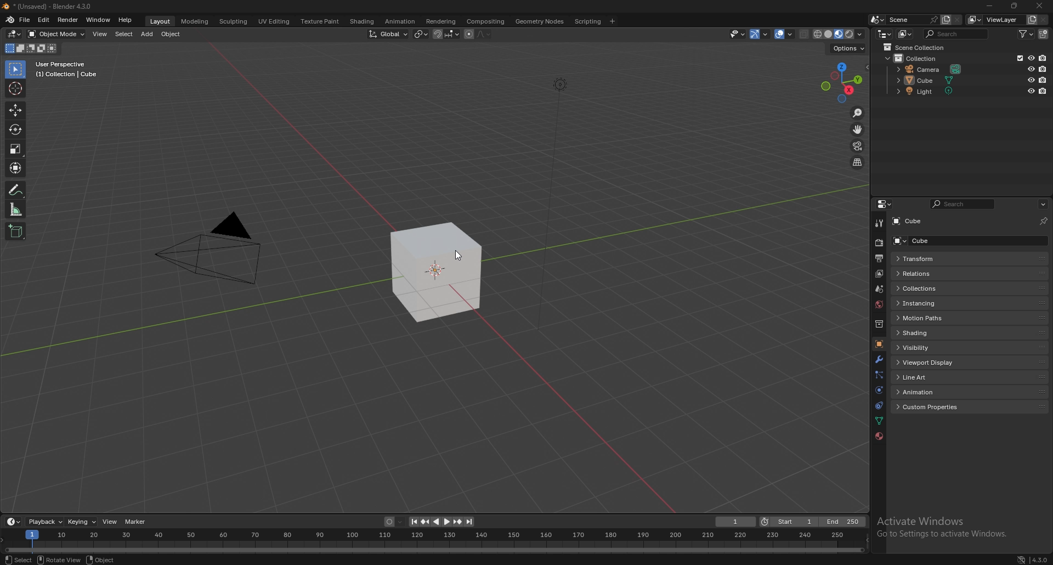  I want to click on close, so click(1040, 7).